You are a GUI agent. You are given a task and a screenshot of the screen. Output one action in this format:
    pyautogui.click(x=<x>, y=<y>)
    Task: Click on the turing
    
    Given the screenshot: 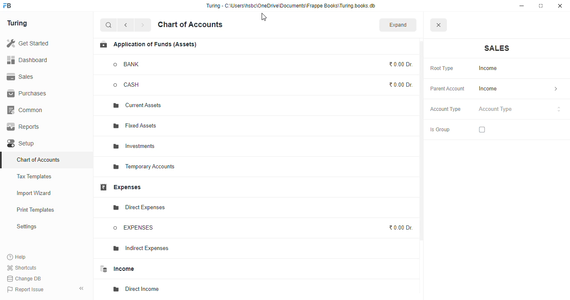 What is the action you would take?
    pyautogui.click(x=17, y=23)
    